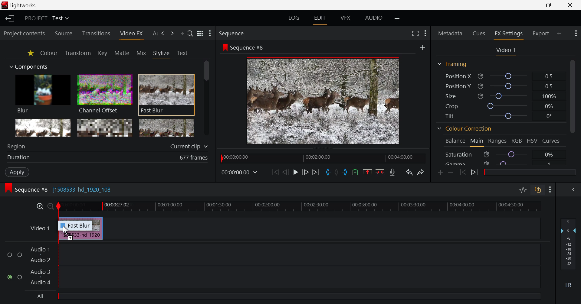 This screenshot has height=304, width=581. What do you see at coordinates (321, 20) in the screenshot?
I see `EDIT Layout` at bounding box center [321, 20].